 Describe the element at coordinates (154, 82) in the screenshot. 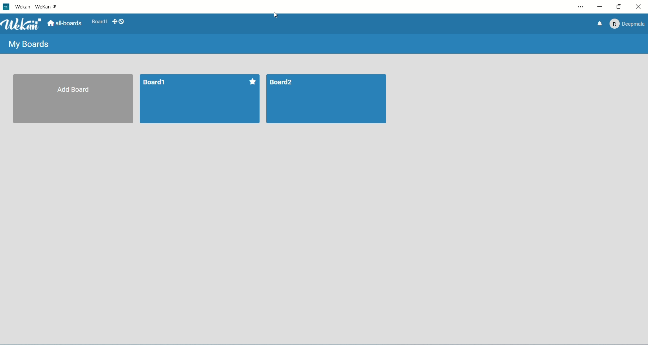

I see `board name` at that location.